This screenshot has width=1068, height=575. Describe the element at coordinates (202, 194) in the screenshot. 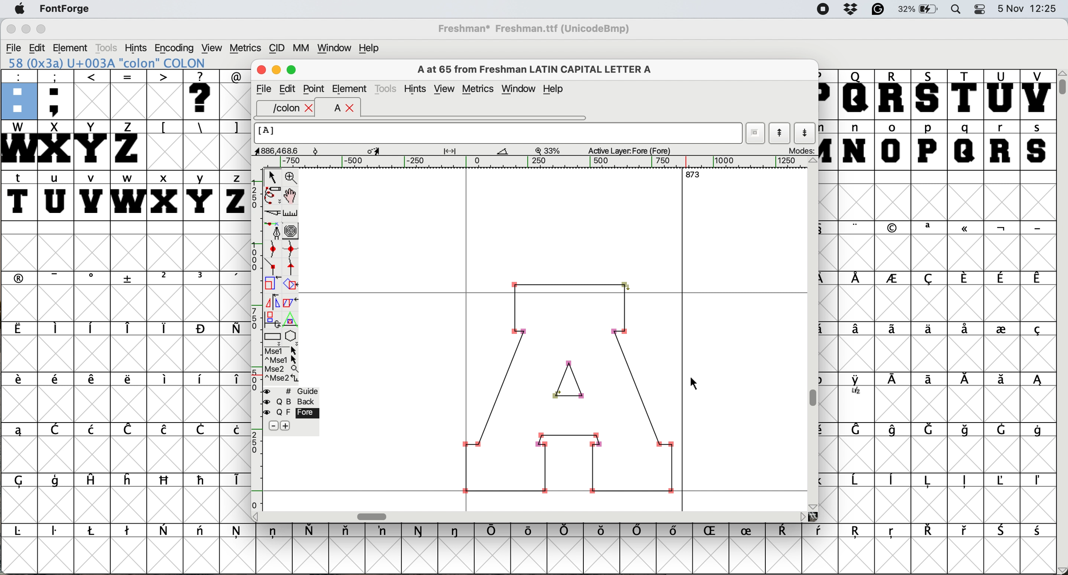

I see `y` at that location.